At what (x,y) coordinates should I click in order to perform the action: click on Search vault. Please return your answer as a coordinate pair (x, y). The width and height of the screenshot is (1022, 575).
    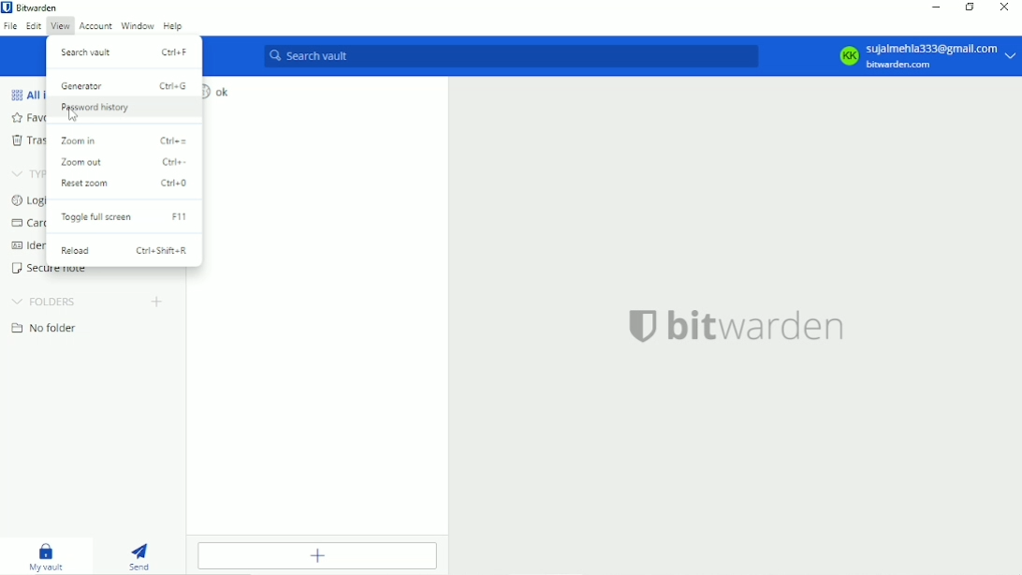
    Looking at the image, I should click on (512, 56).